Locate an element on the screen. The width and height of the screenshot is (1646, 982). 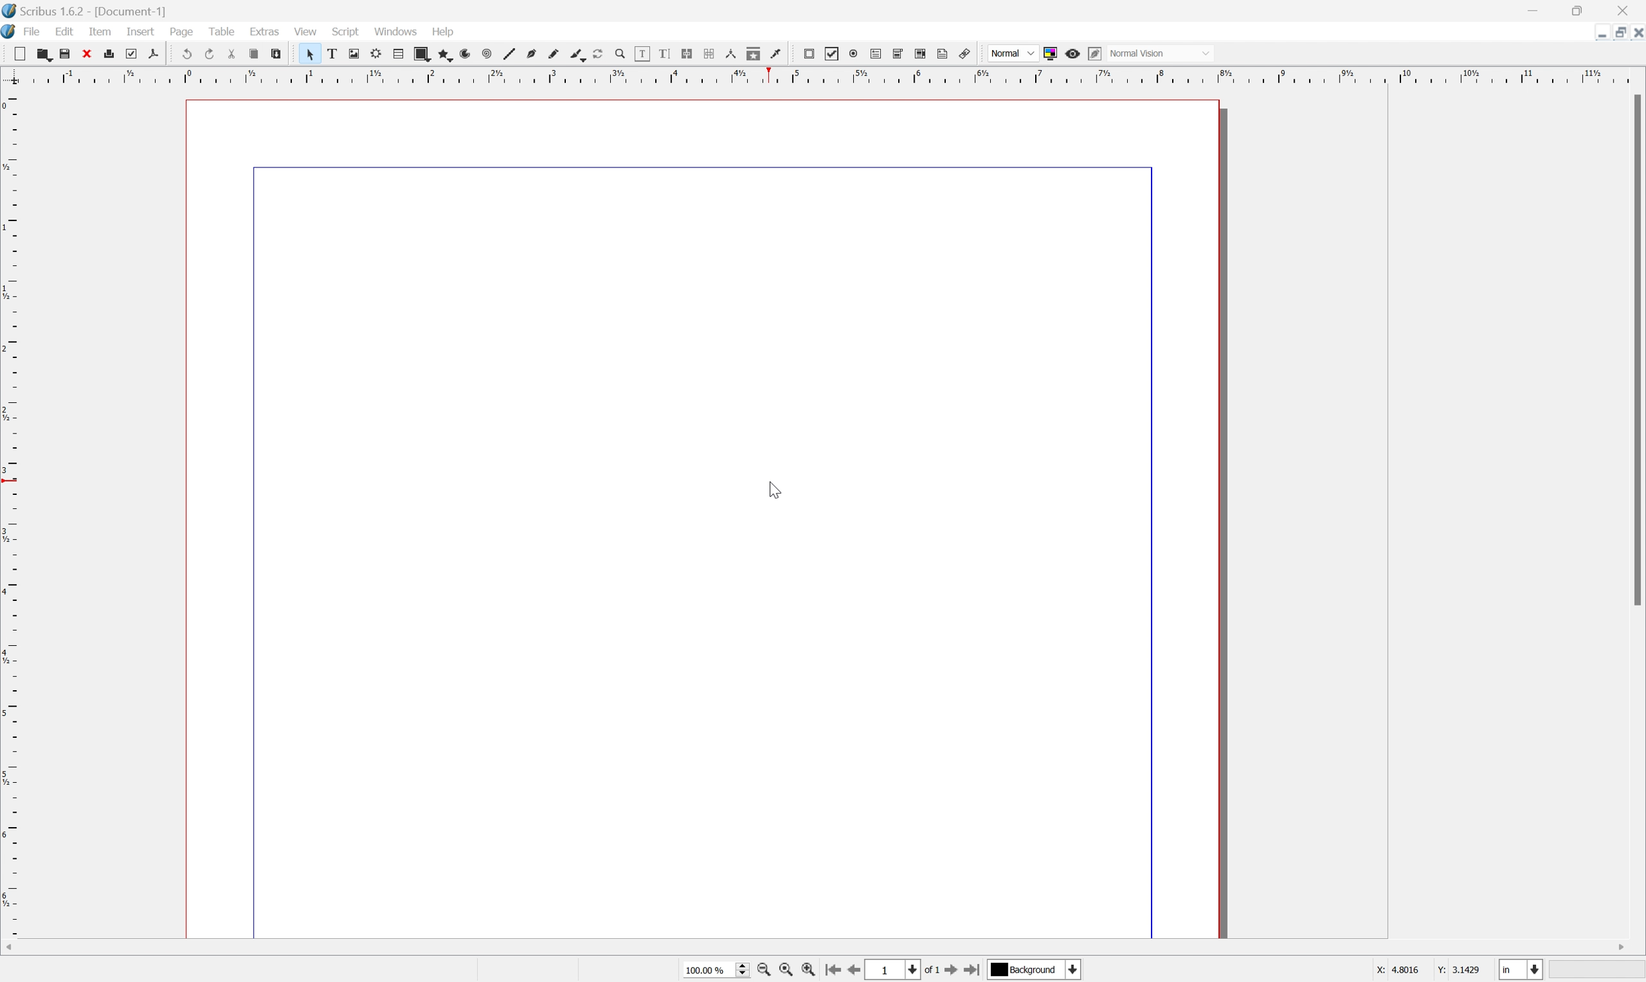
close is located at coordinates (1631, 9).